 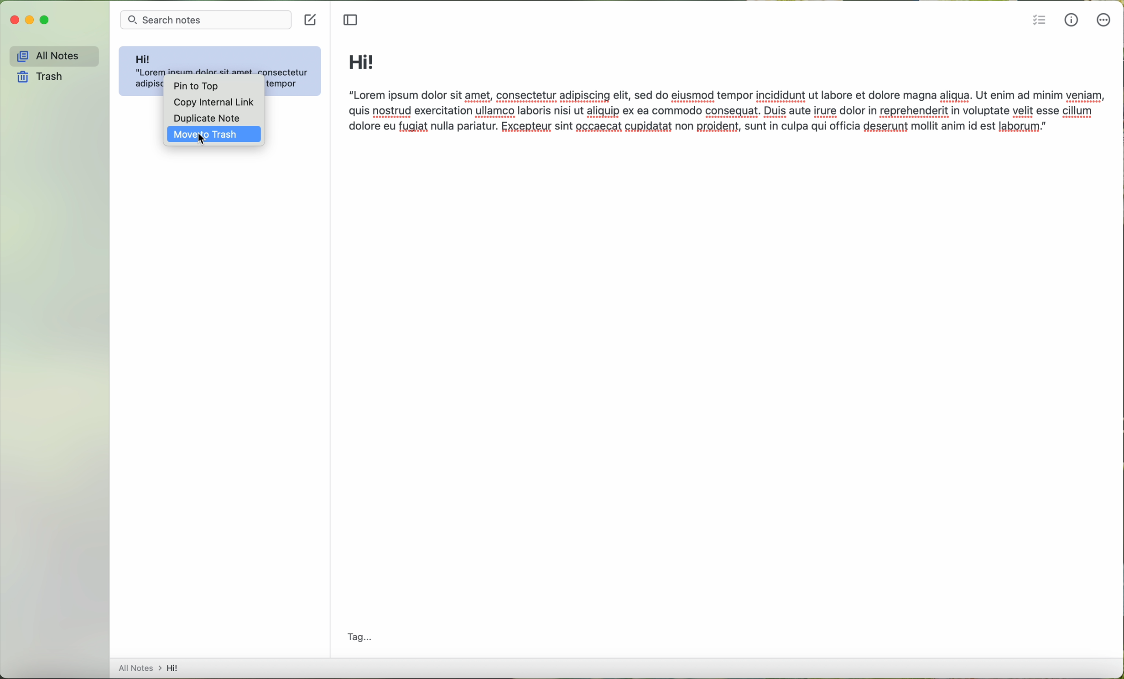 I want to click on insert checklist, so click(x=1039, y=20).